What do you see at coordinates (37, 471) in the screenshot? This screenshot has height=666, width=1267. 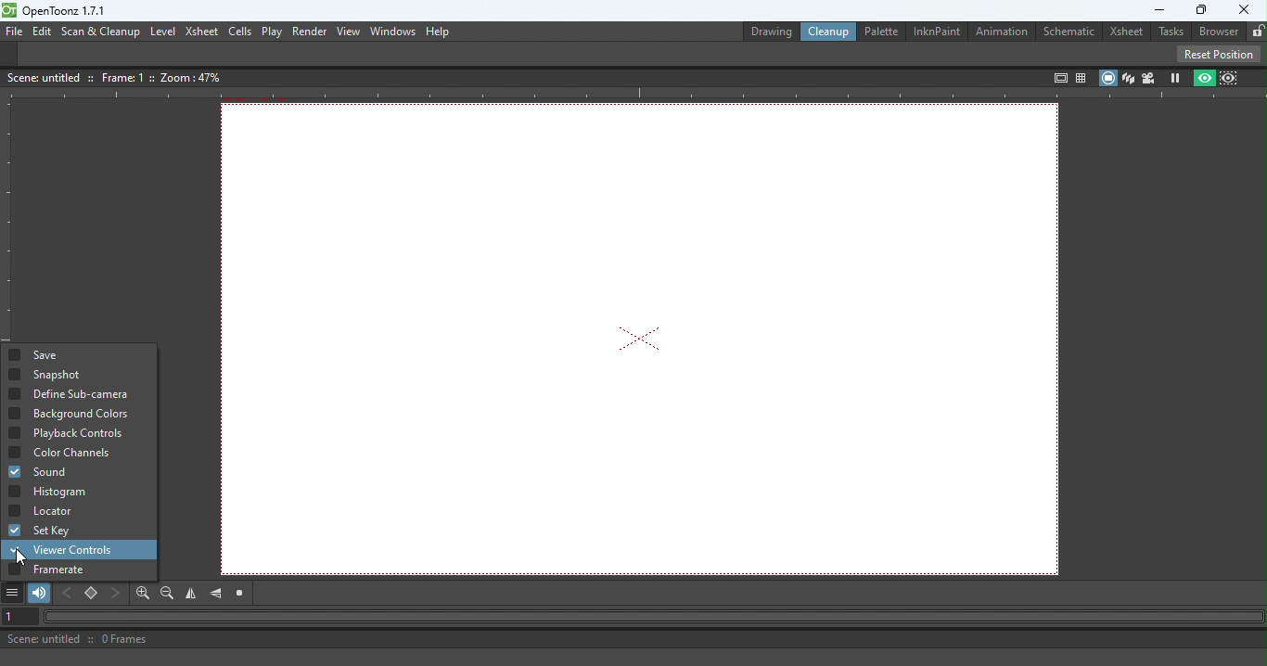 I see `Sound` at bounding box center [37, 471].